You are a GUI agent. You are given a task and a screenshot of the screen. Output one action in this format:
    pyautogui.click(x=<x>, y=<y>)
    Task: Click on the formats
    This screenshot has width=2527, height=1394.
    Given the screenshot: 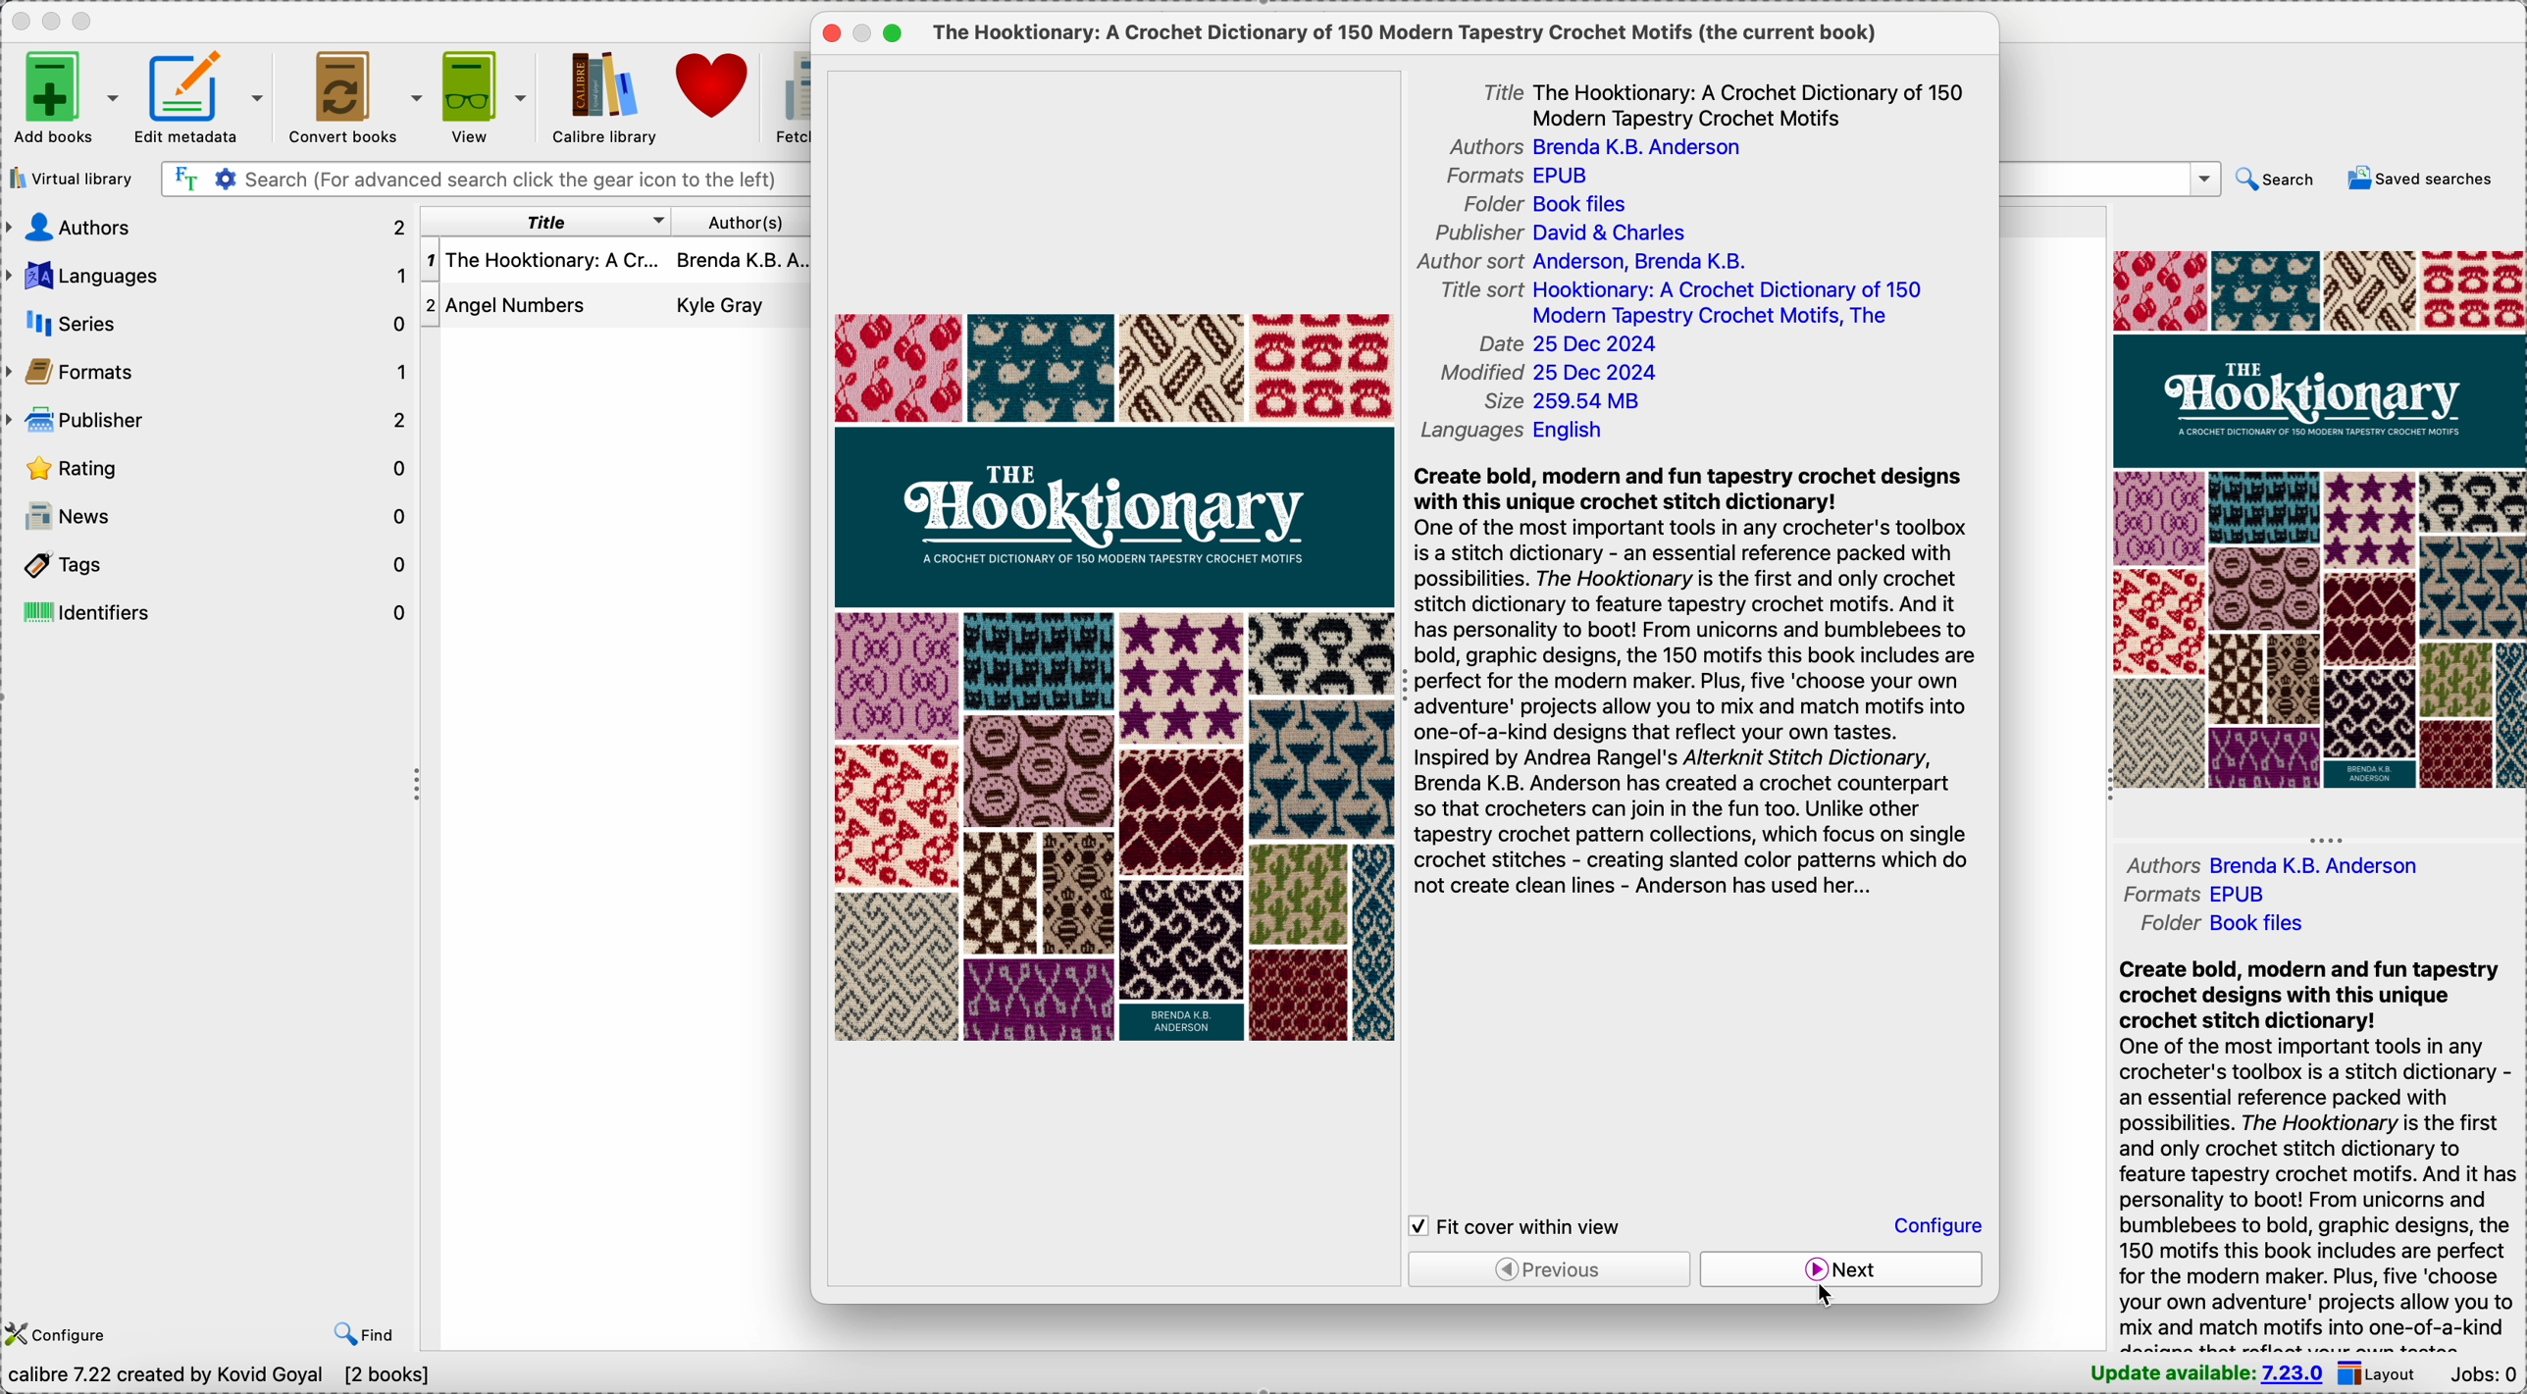 What is the action you would take?
    pyautogui.click(x=207, y=373)
    